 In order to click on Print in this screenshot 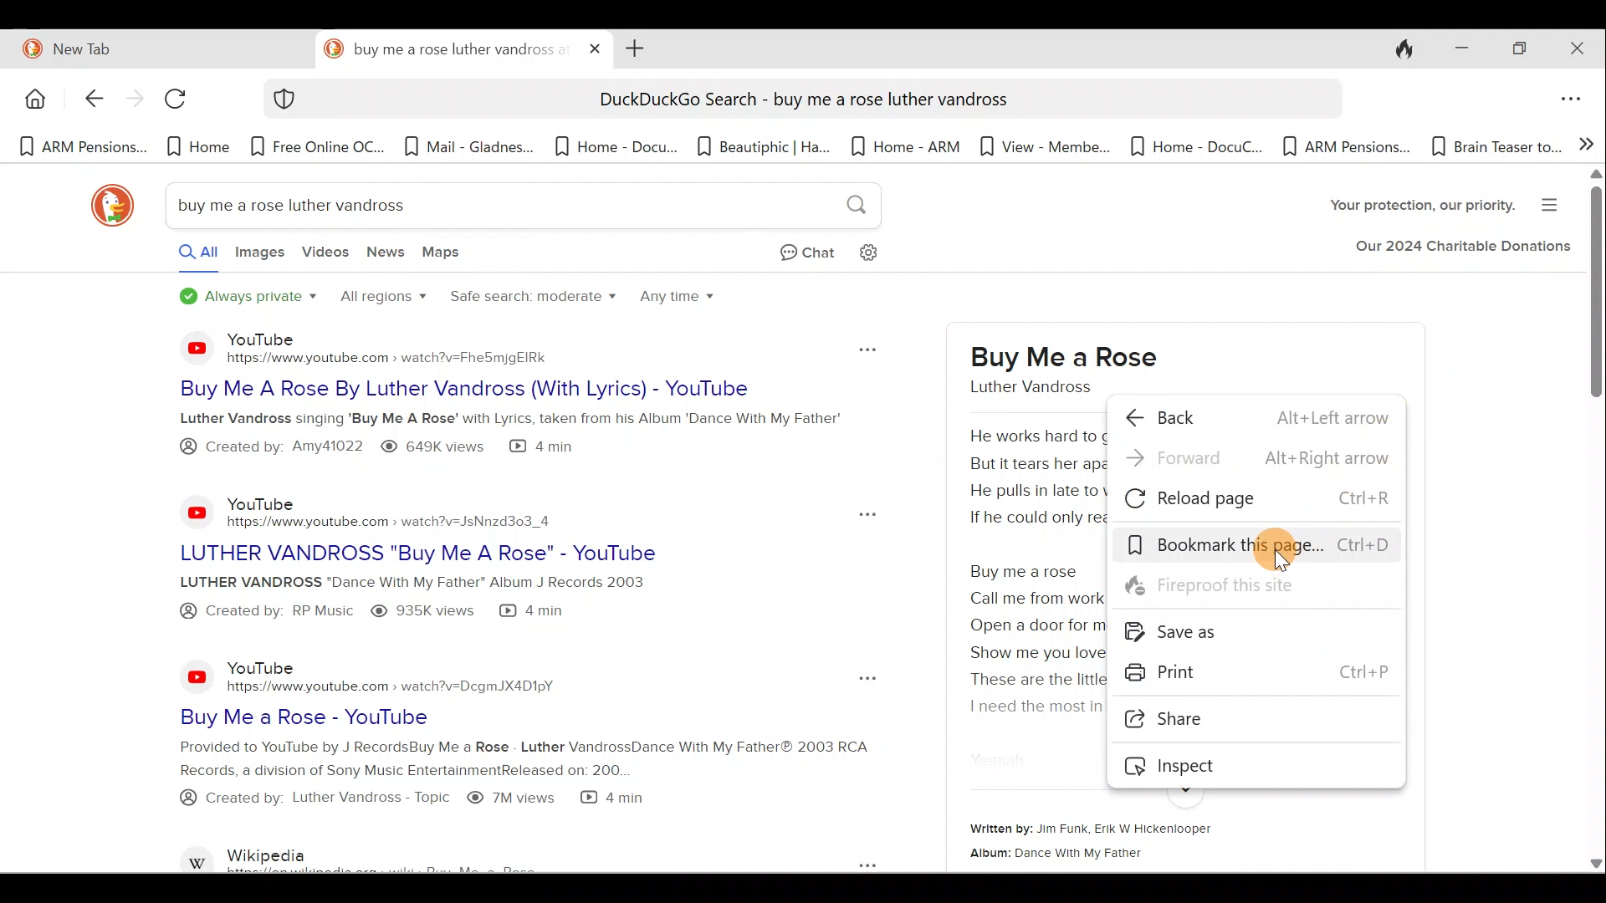, I will do `click(1261, 673)`.